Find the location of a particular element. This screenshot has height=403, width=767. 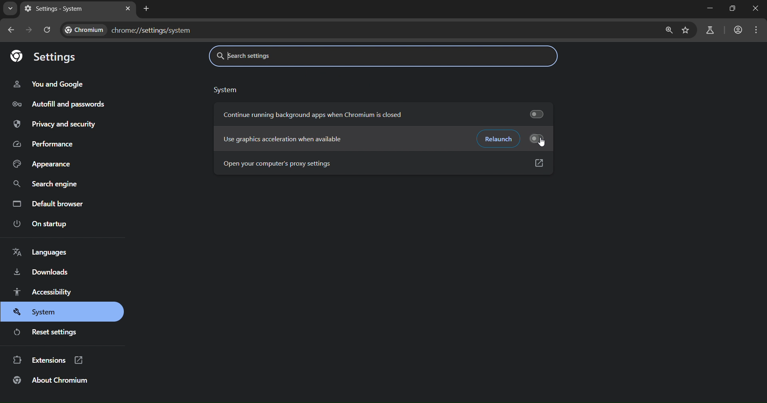

new tab is located at coordinates (129, 9).